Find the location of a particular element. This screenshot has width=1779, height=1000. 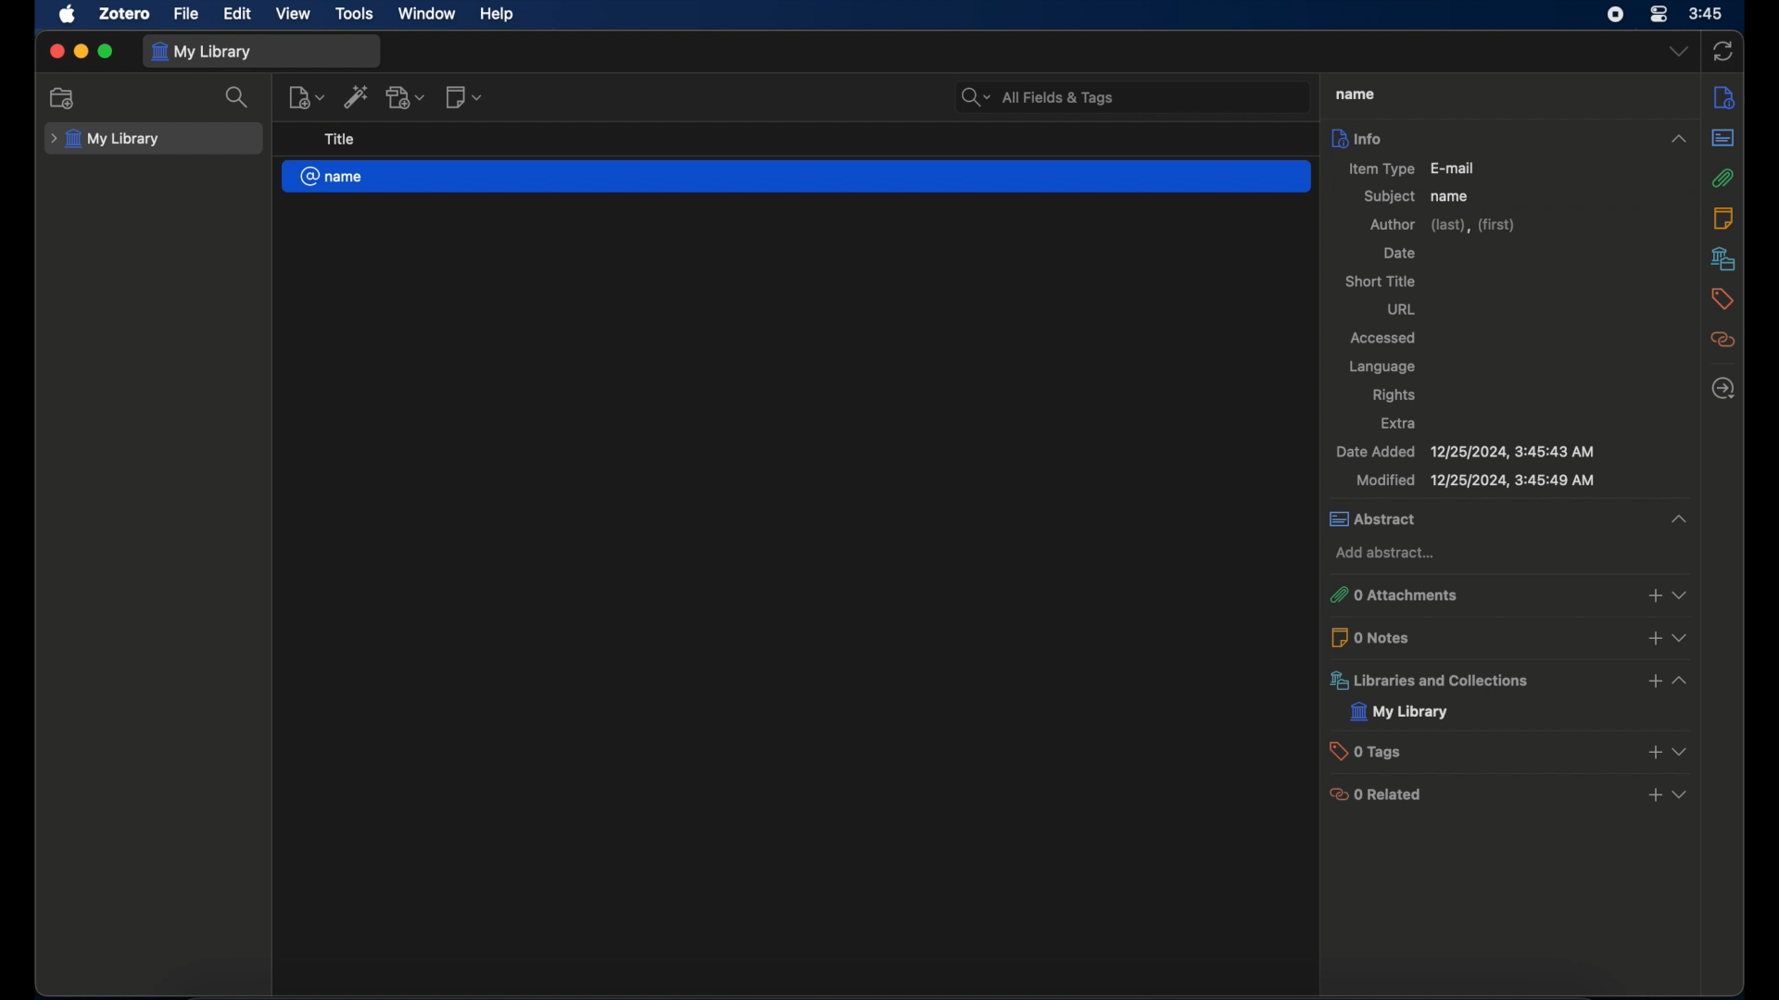

libraries is located at coordinates (1722, 258).